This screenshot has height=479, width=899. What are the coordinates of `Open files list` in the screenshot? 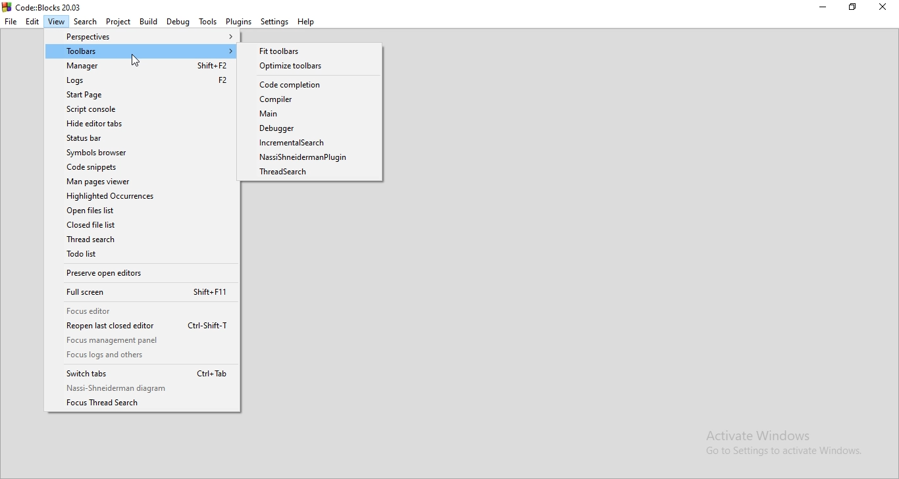 It's located at (141, 211).